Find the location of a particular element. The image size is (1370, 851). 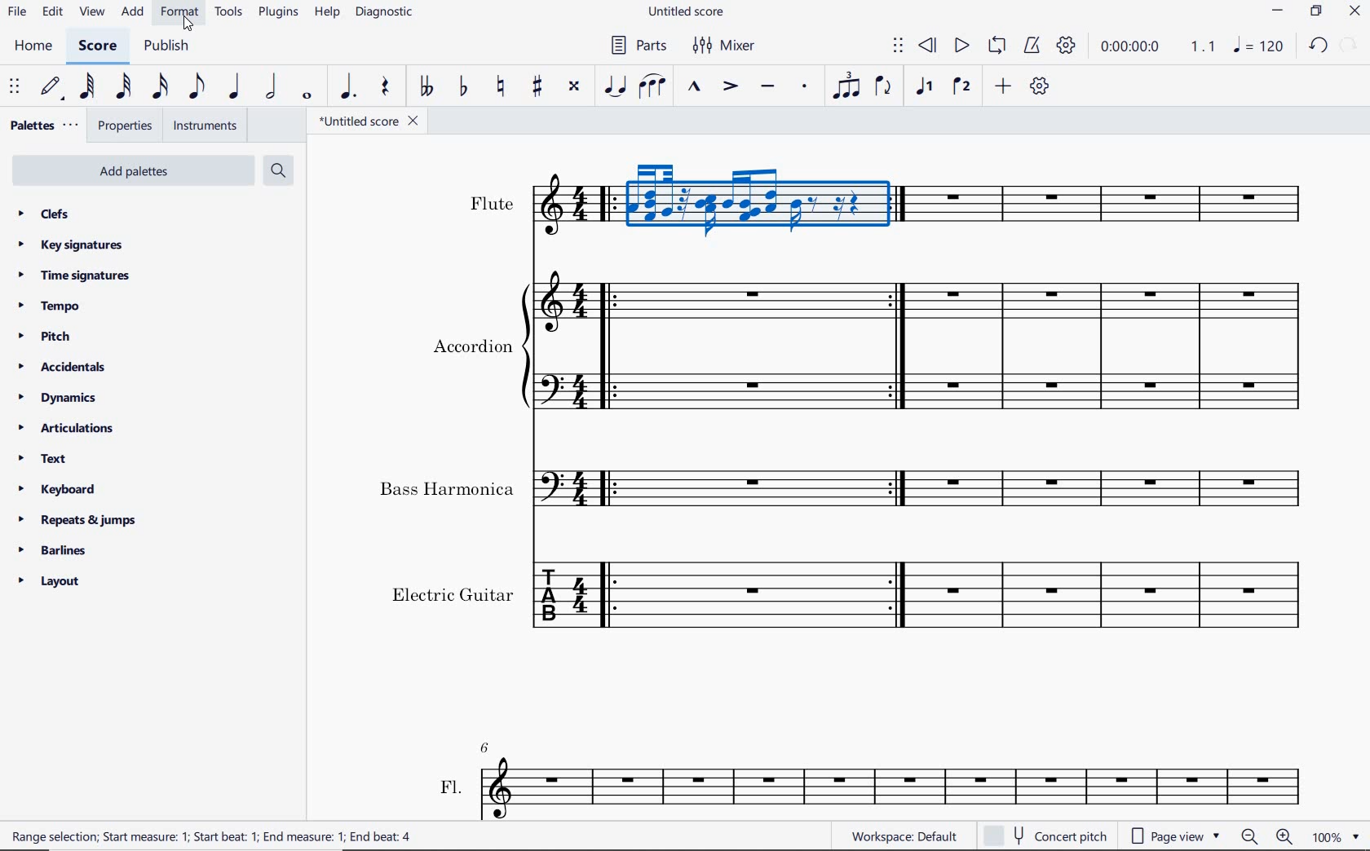

tenuto is located at coordinates (768, 86).